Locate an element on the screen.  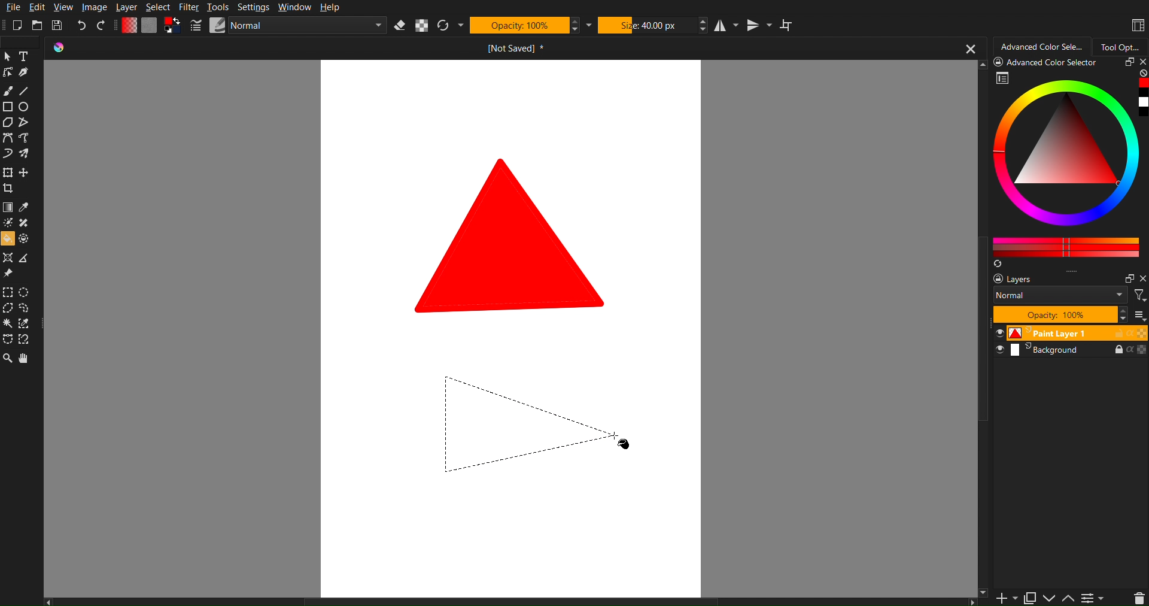
Filter is located at coordinates (189, 8).